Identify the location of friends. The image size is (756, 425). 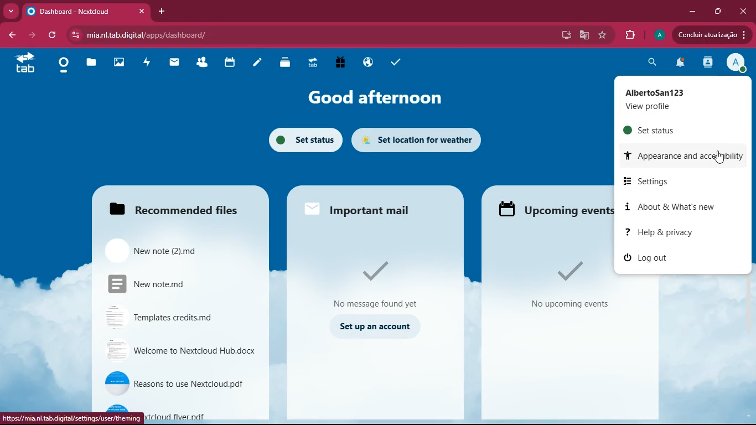
(205, 63).